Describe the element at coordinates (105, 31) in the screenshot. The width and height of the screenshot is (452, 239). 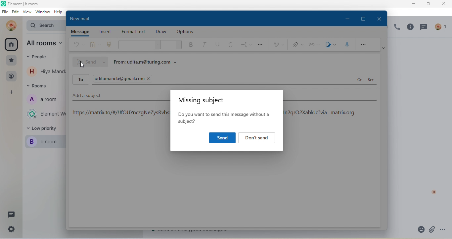
I see `insert` at that location.